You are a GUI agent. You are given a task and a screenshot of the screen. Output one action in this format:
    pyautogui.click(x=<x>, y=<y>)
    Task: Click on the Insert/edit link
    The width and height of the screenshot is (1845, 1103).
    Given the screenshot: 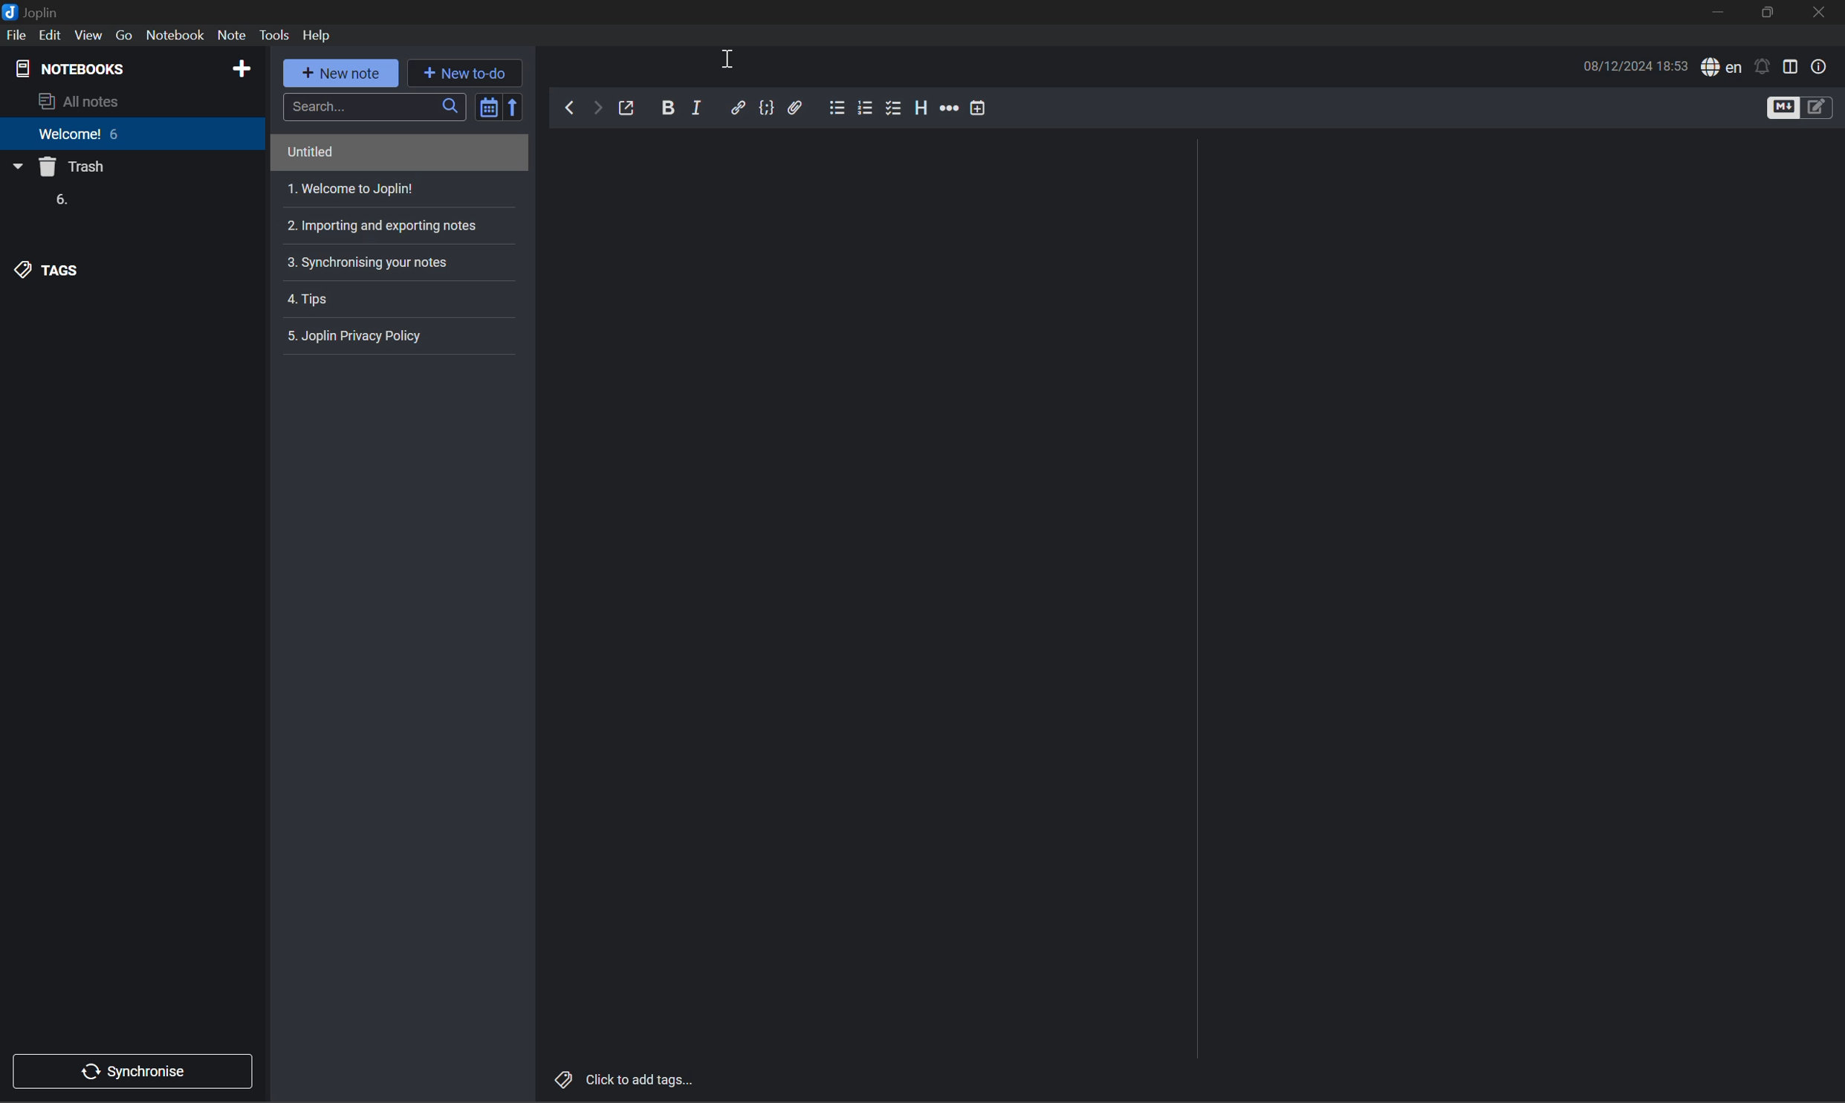 What is the action you would take?
    pyautogui.click(x=737, y=106)
    